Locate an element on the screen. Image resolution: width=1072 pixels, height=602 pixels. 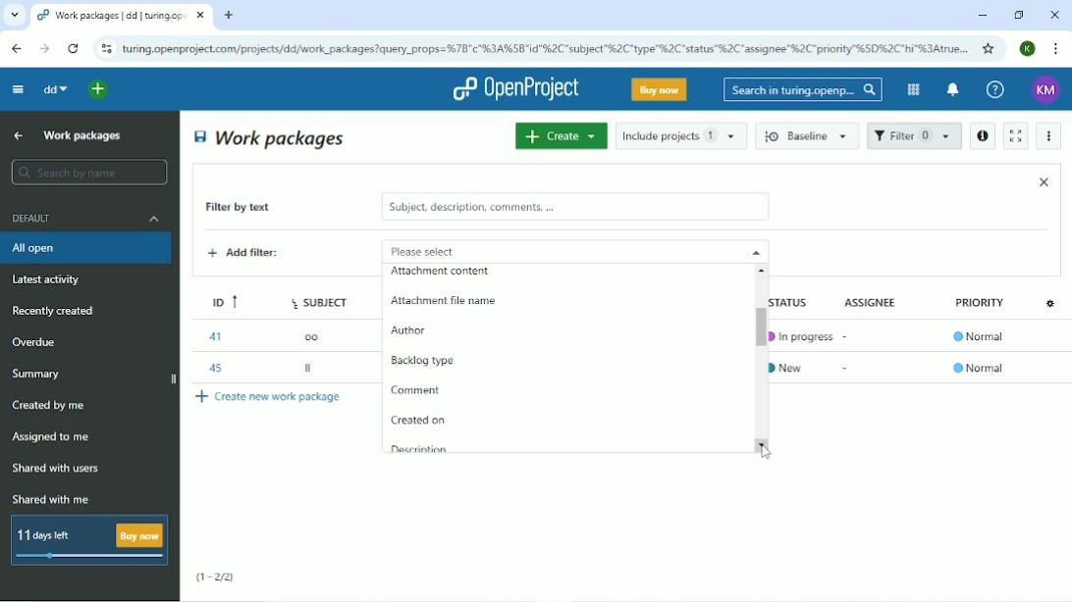
Subject is located at coordinates (322, 299).